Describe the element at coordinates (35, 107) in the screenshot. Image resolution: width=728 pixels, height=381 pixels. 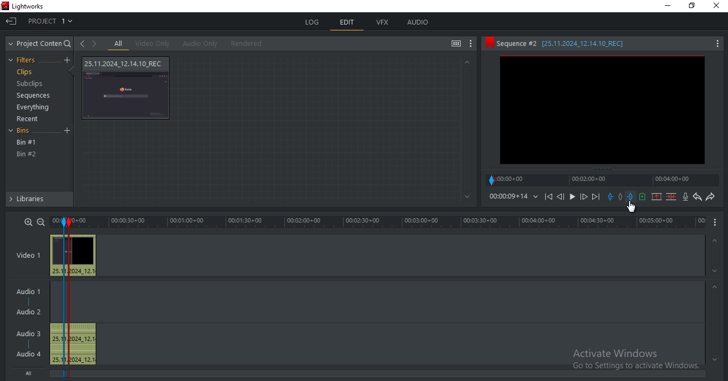
I see `everything` at that location.